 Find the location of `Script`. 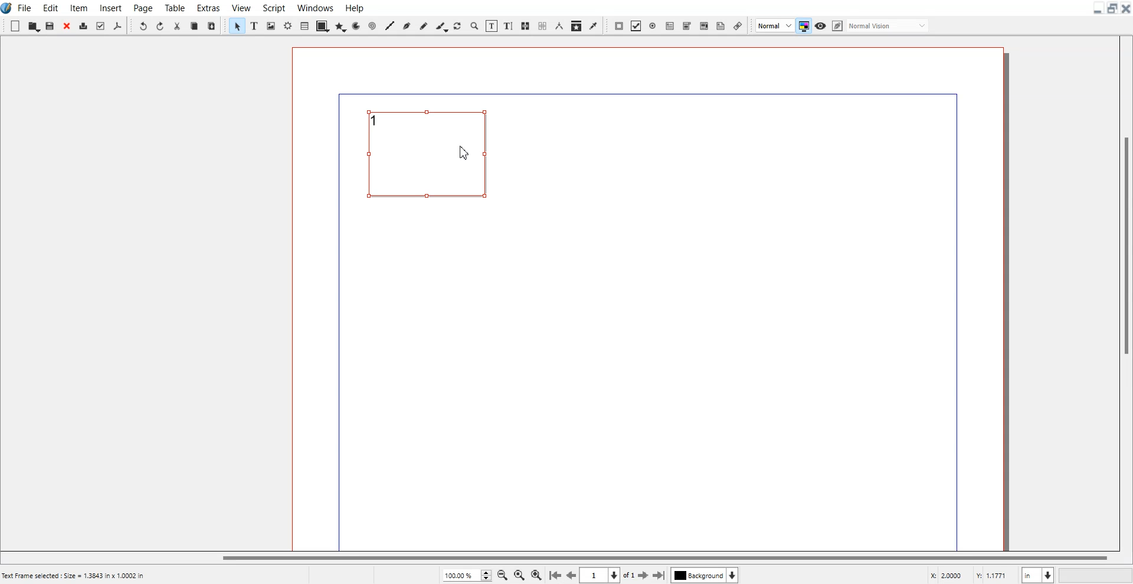

Script is located at coordinates (273, 7).